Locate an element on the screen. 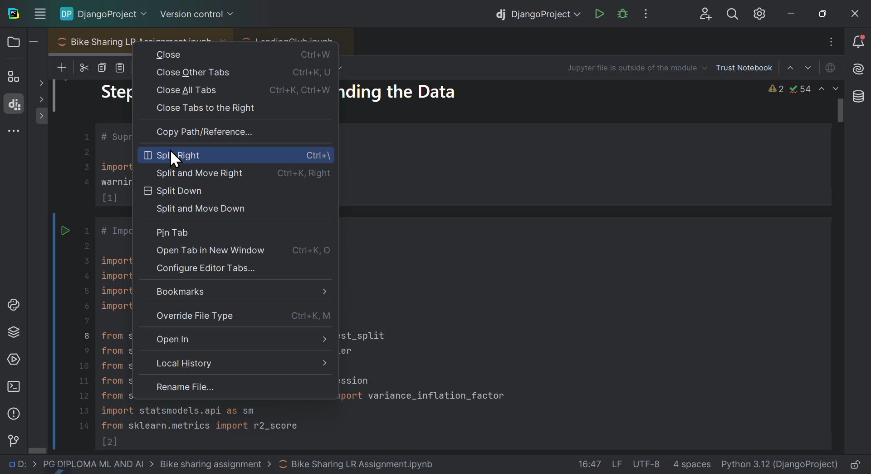 Image resolution: width=871 pixels, height=474 pixels. Problems is located at coordinates (14, 413).